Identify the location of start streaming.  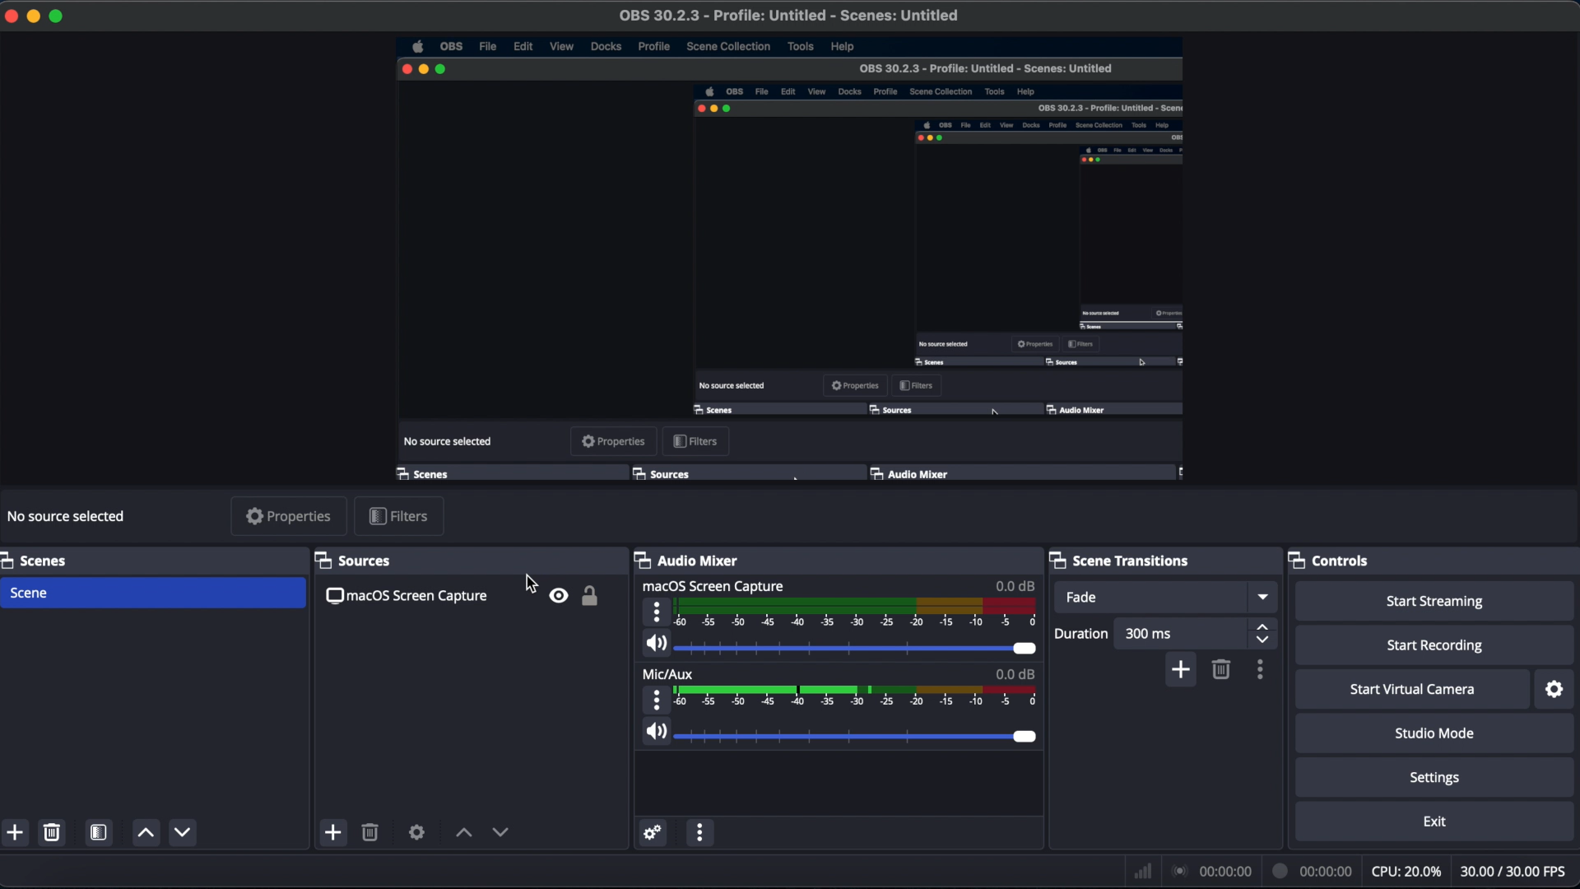
(1436, 602).